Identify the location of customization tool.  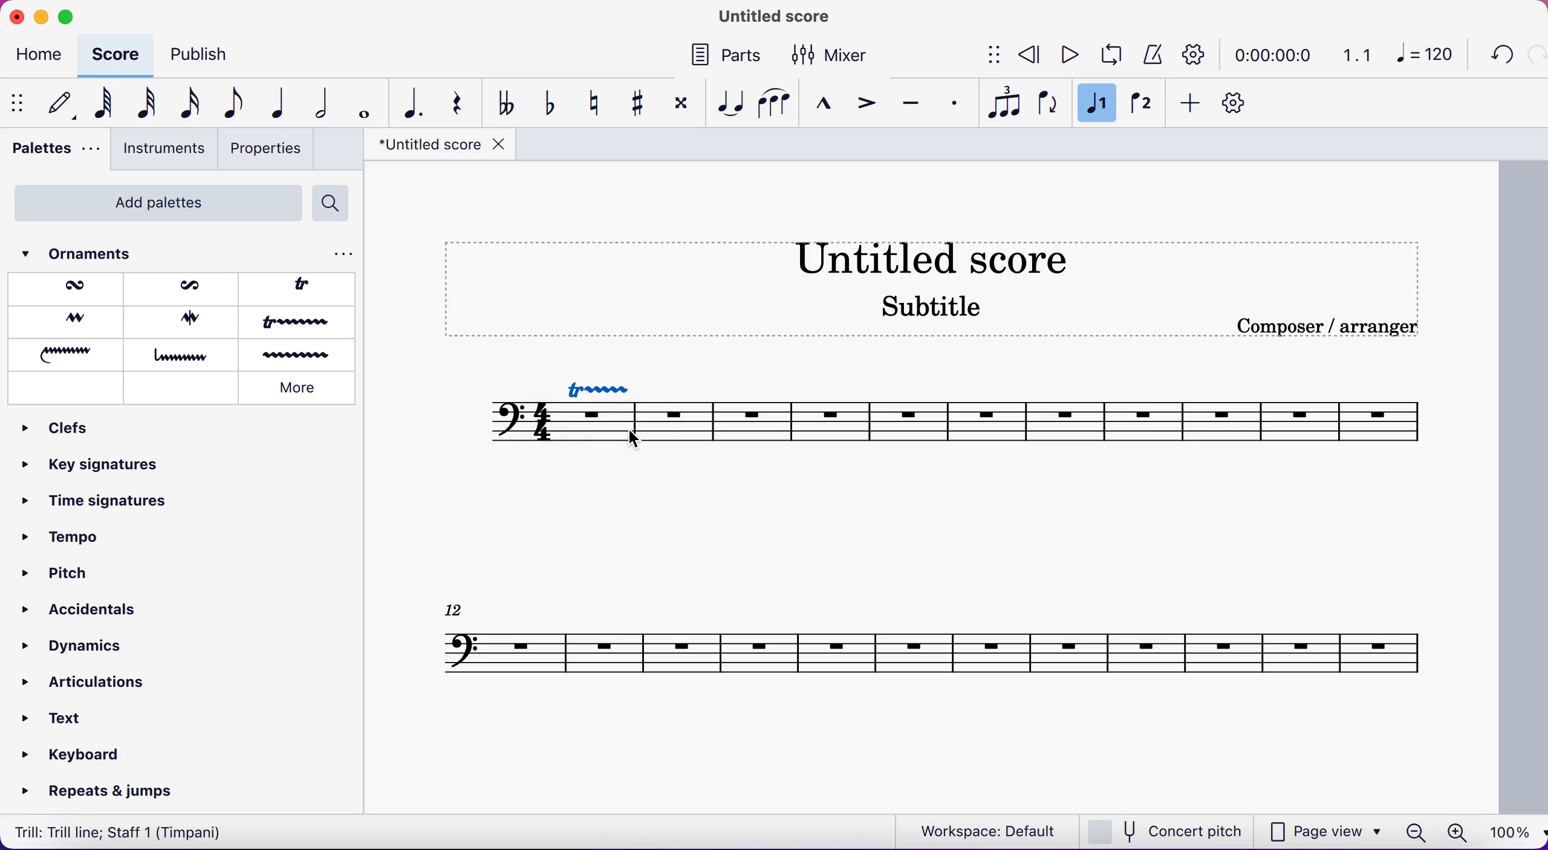
(1240, 103).